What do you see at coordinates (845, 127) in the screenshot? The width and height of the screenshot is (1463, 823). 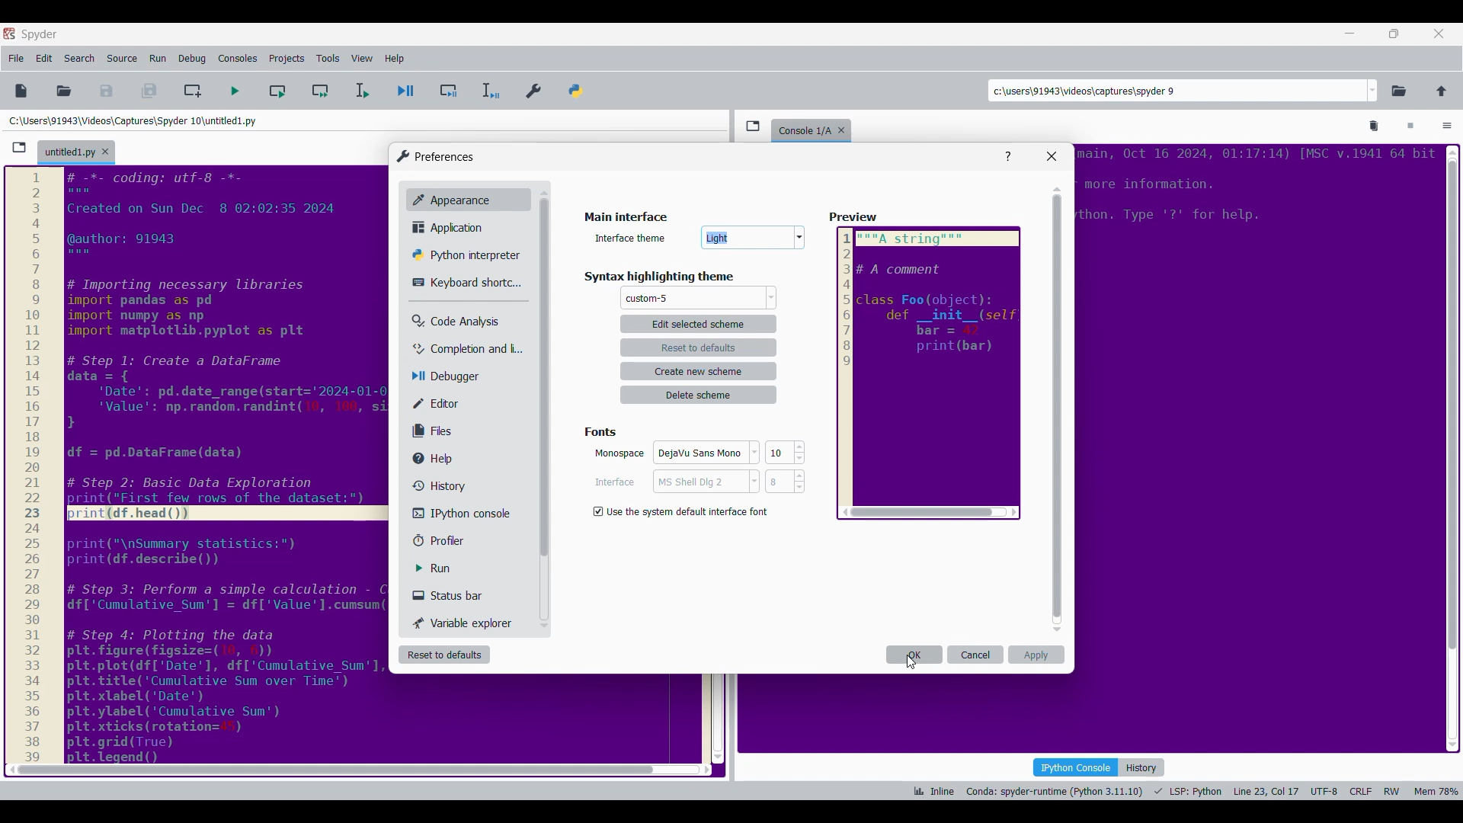 I see `Close tab` at bounding box center [845, 127].